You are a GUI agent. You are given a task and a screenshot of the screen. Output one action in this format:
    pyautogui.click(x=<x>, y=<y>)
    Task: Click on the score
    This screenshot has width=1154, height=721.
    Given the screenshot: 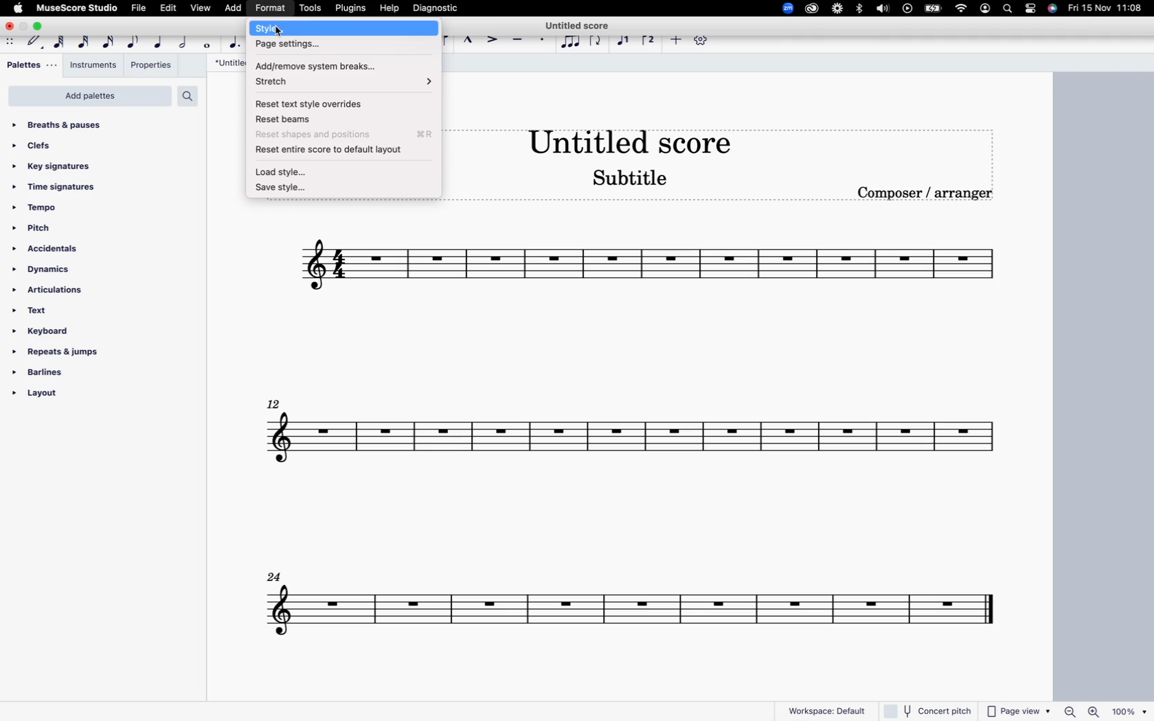 What is the action you would take?
    pyautogui.click(x=613, y=603)
    